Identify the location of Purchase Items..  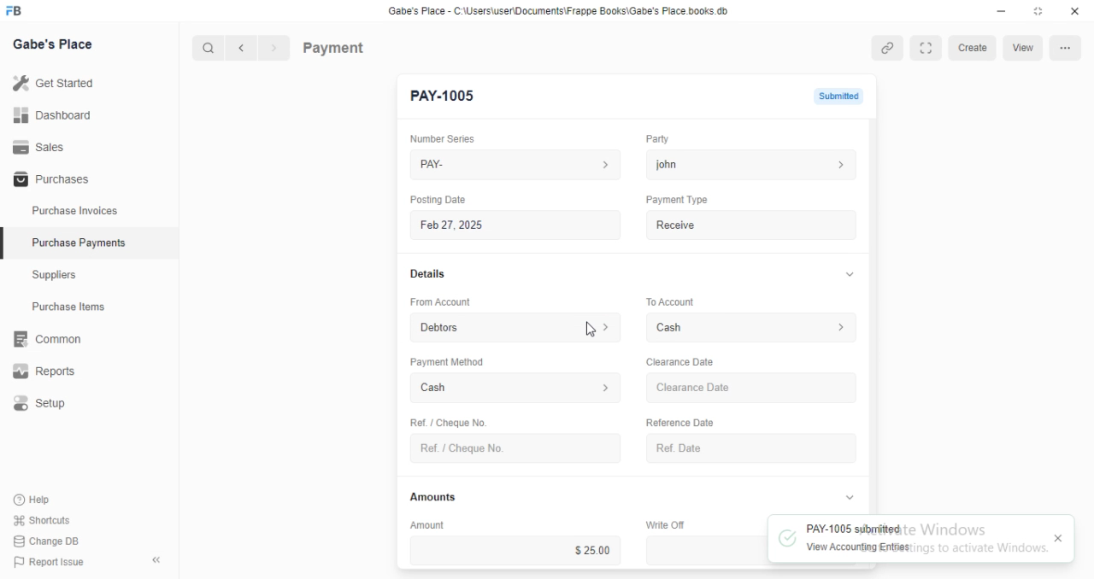
(74, 308).